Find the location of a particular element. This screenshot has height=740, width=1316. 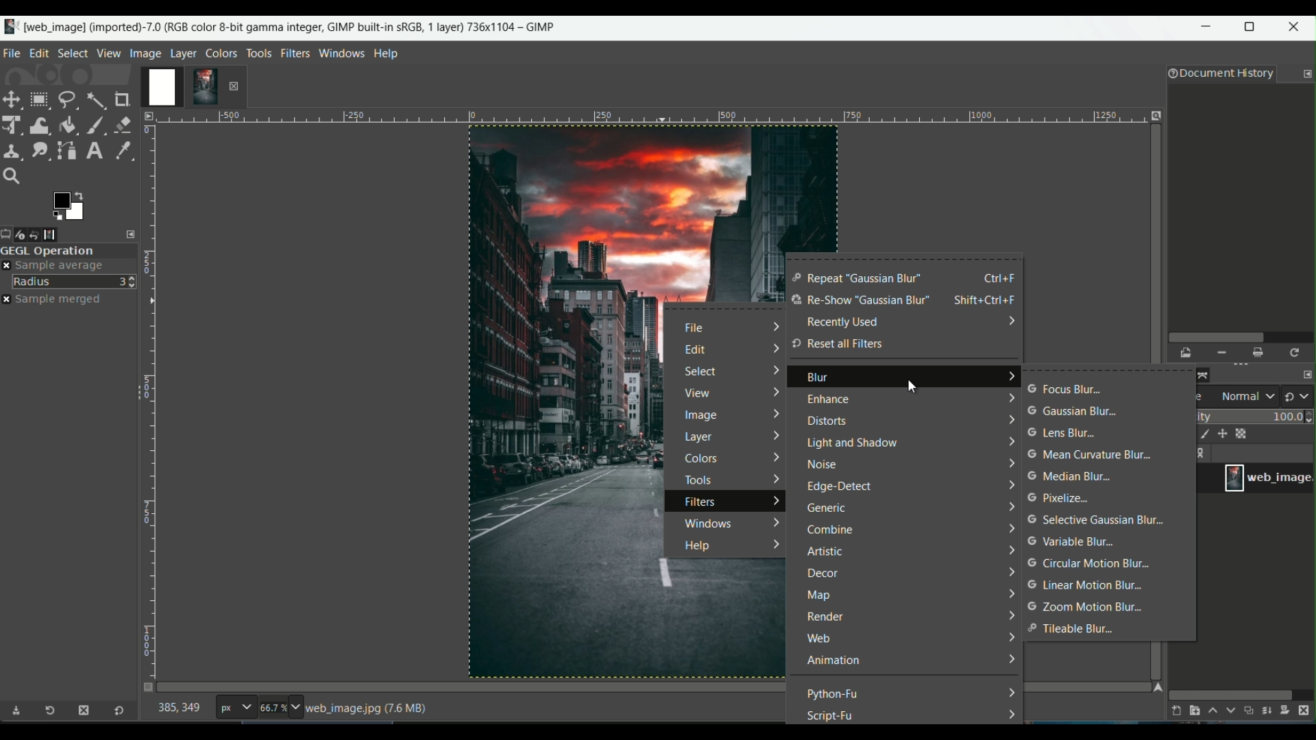

recently used is located at coordinates (842, 322).